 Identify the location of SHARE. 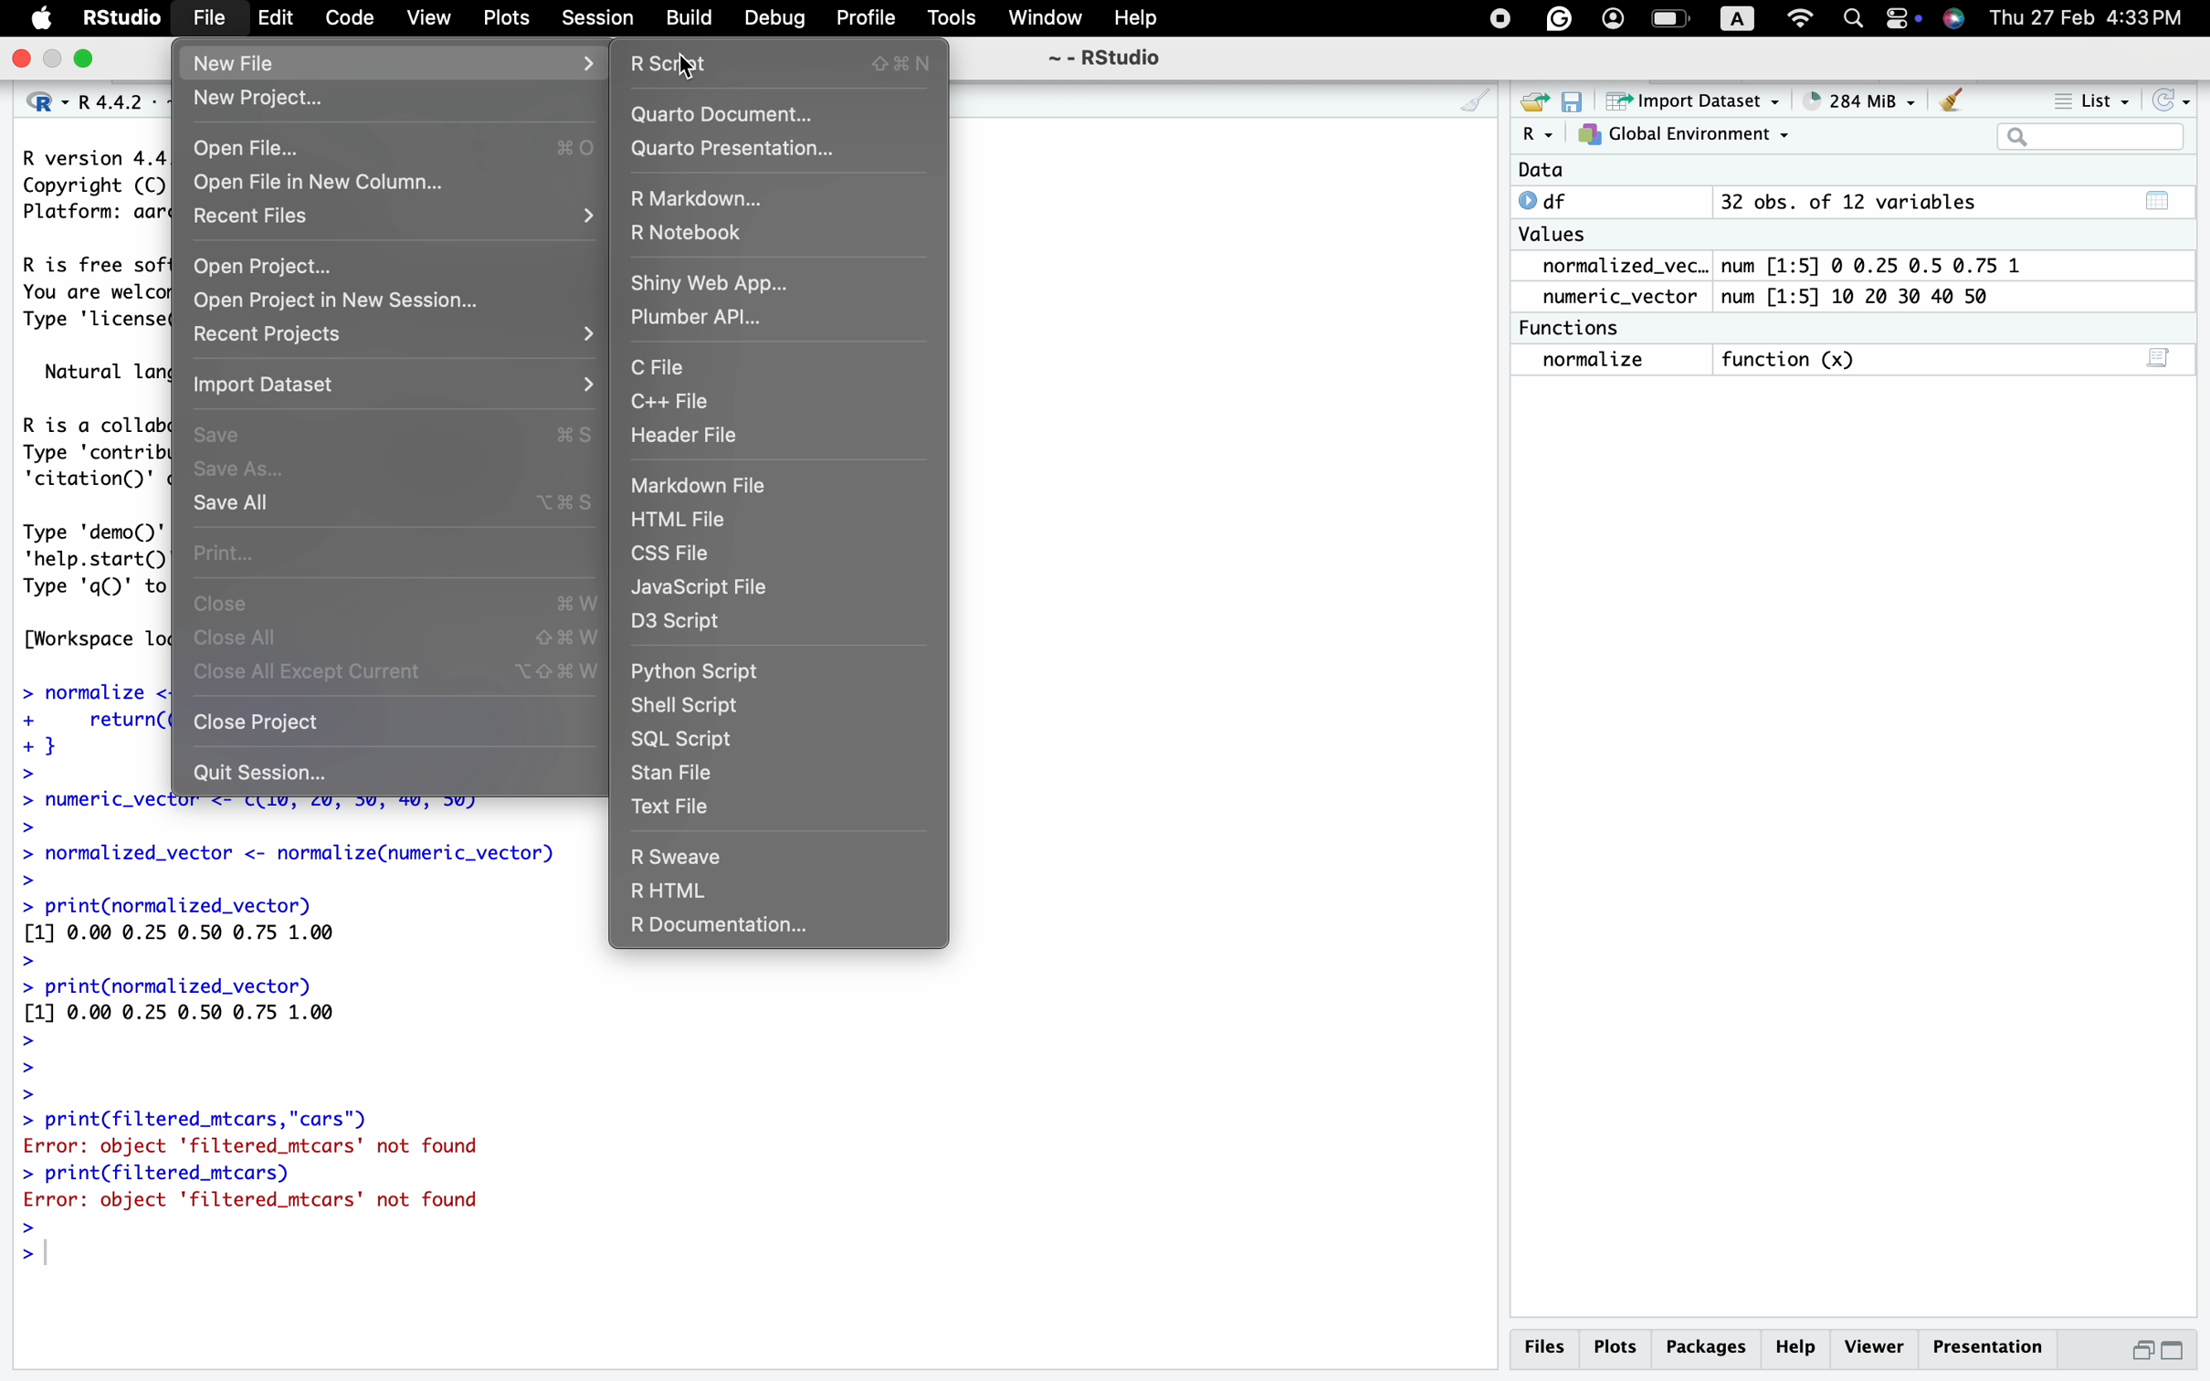
(1531, 102).